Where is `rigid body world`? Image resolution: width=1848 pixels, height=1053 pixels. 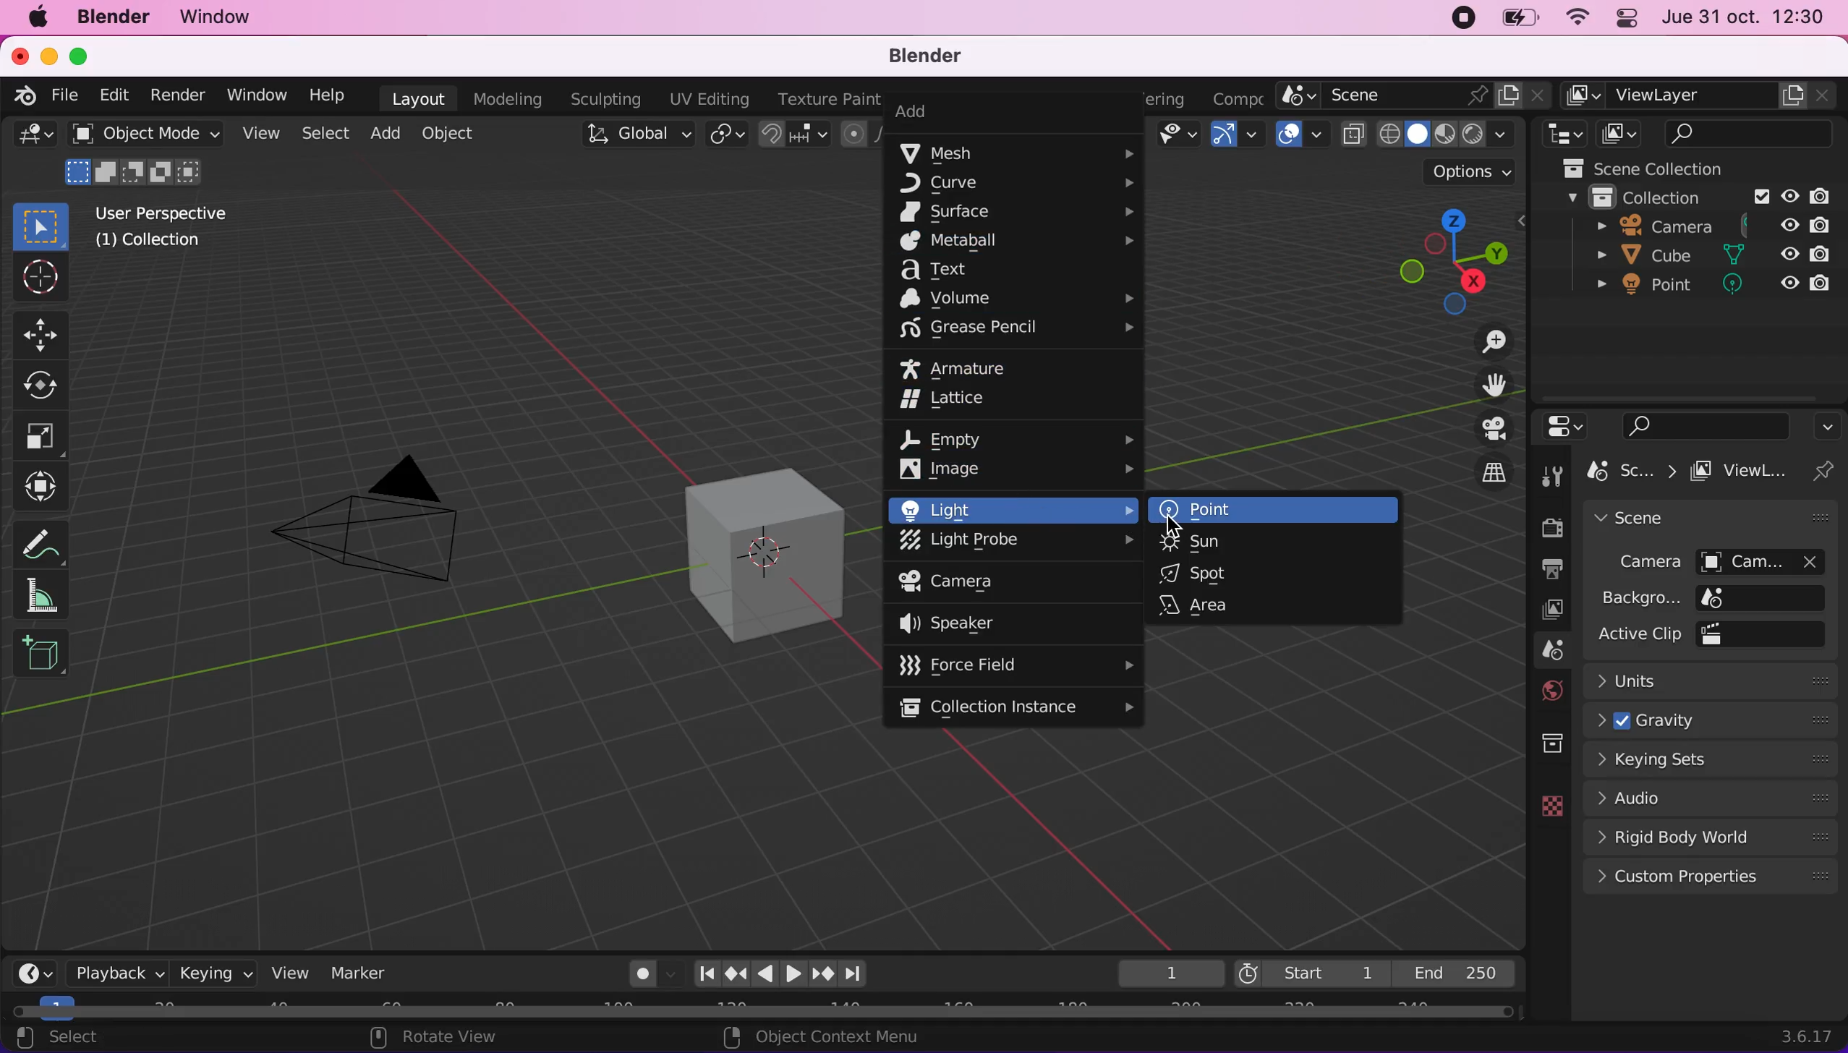 rigid body world is located at coordinates (1706, 839).